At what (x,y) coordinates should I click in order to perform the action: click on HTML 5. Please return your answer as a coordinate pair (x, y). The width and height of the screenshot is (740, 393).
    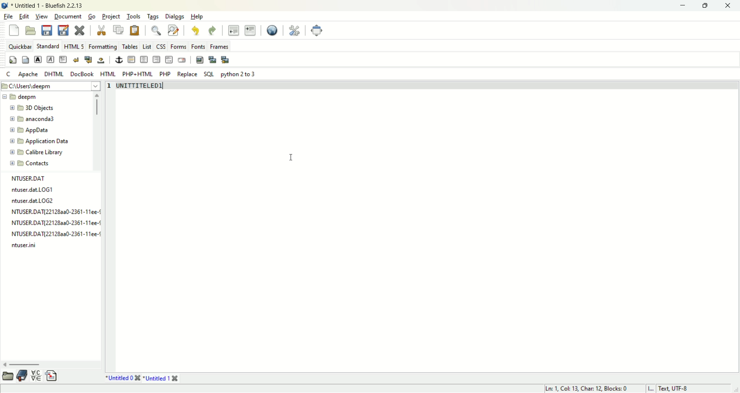
    Looking at the image, I should click on (74, 47).